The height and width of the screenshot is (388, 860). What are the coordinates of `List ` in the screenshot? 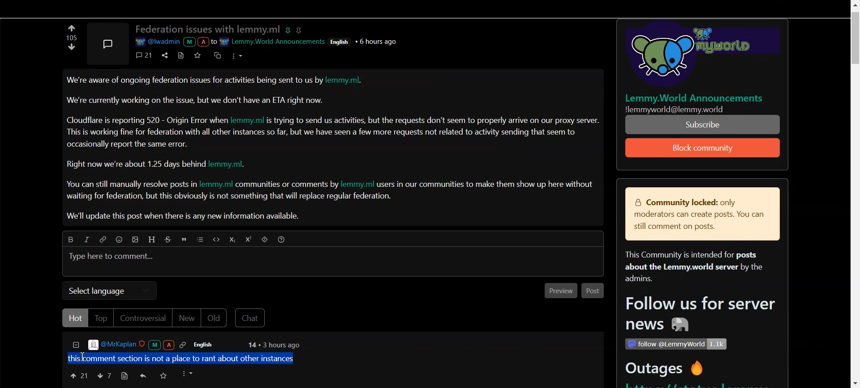 It's located at (201, 240).